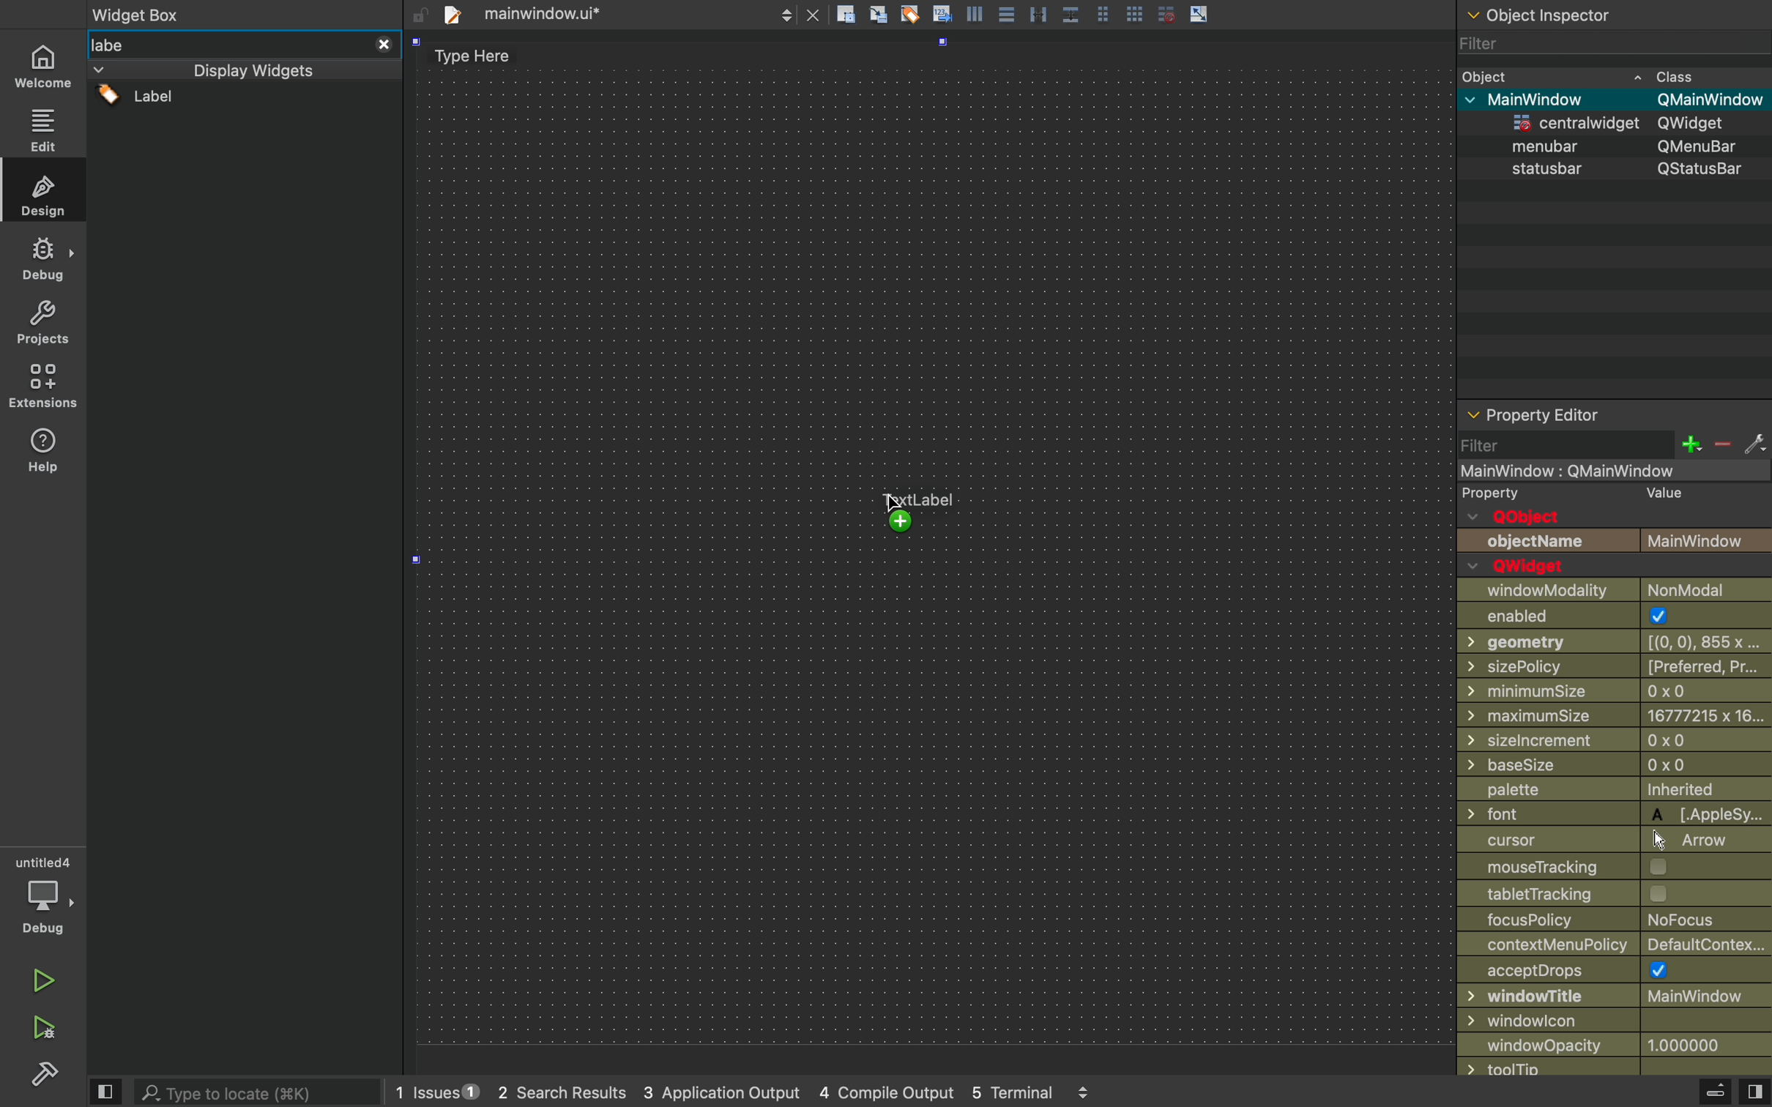 The image size is (1772, 1107). I want to click on value, so click(1657, 495).